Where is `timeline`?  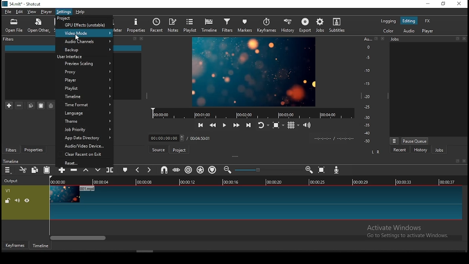 timeline is located at coordinates (85, 98).